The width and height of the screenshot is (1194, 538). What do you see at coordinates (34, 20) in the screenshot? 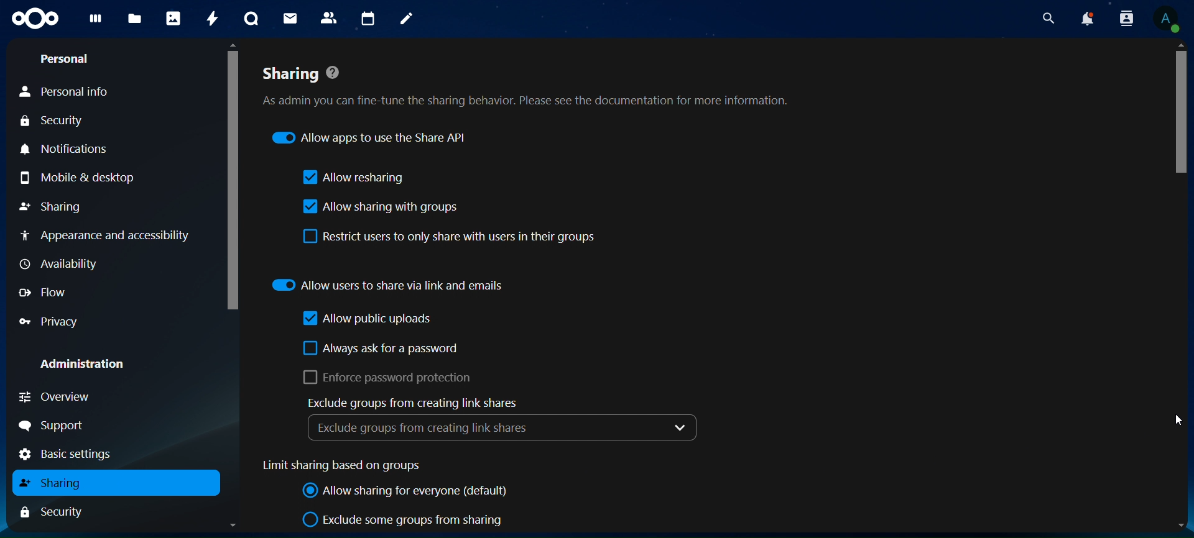
I see `icon` at bounding box center [34, 20].